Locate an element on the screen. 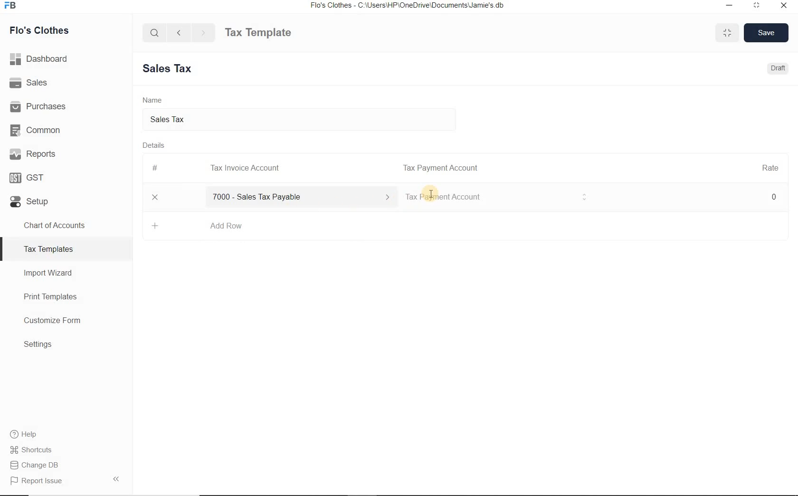 The width and height of the screenshot is (798, 496). Close is located at coordinates (155, 197).